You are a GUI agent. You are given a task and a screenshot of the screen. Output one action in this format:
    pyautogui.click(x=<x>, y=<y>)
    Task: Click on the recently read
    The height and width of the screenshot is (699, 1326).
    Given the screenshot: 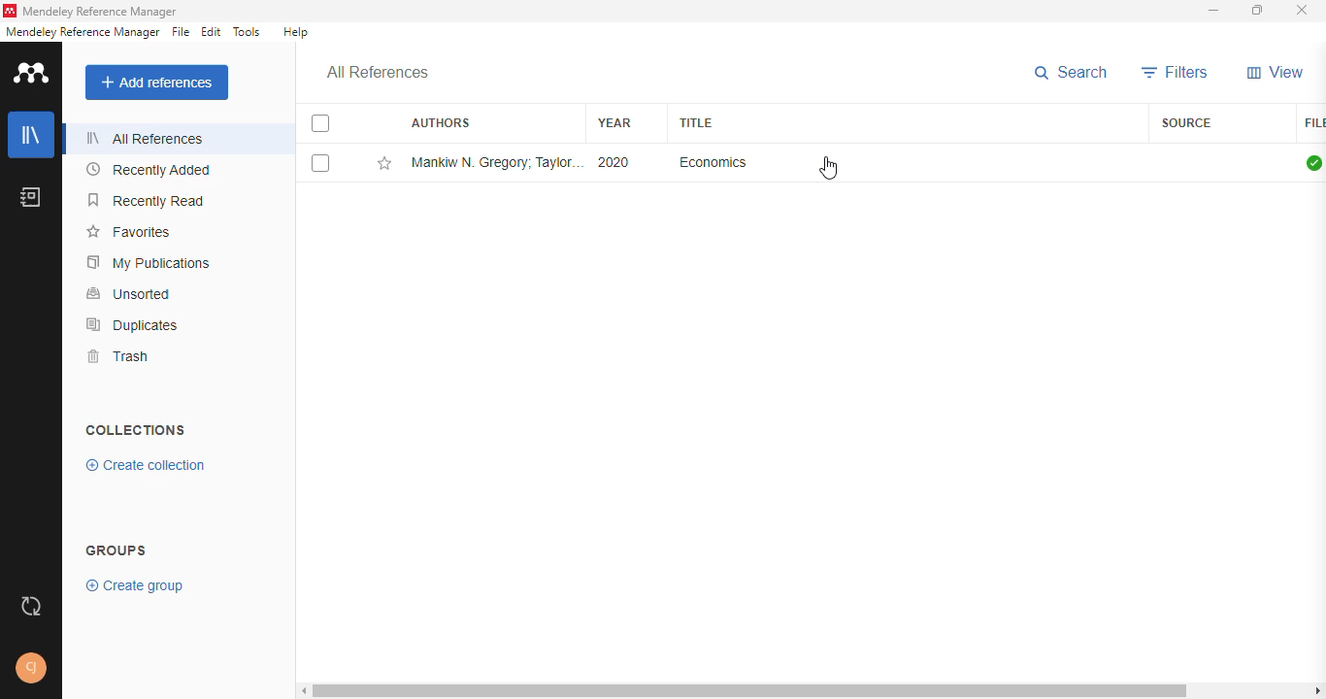 What is the action you would take?
    pyautogui.click(x=148, y=201)
    